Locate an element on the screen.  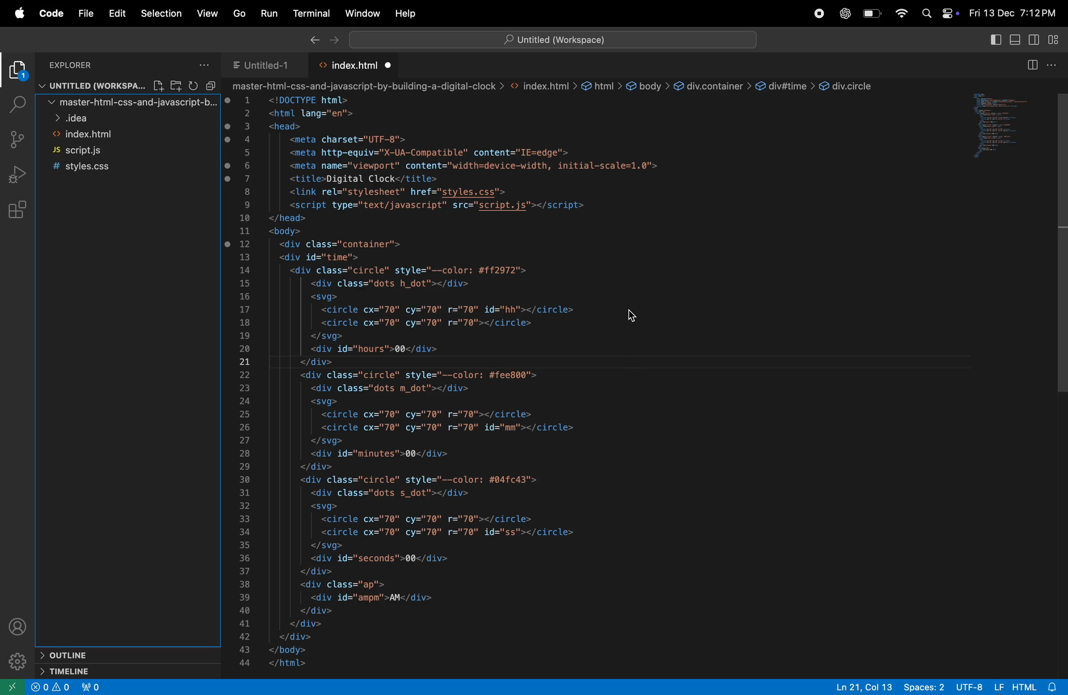
toggle primary side bar is located at coordinates (995, 40).